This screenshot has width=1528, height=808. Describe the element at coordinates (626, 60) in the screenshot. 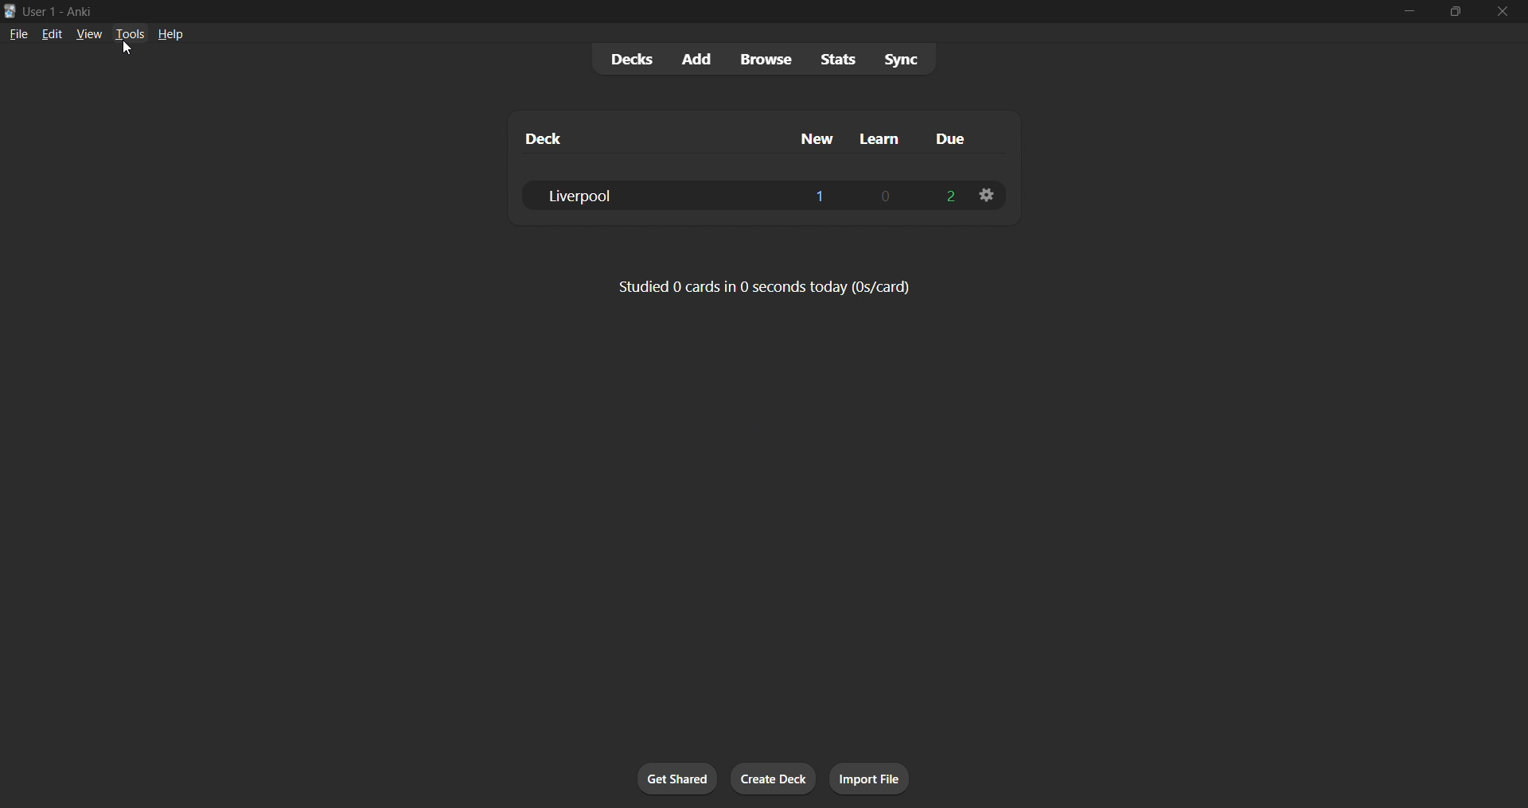

I see `decks` at that location.